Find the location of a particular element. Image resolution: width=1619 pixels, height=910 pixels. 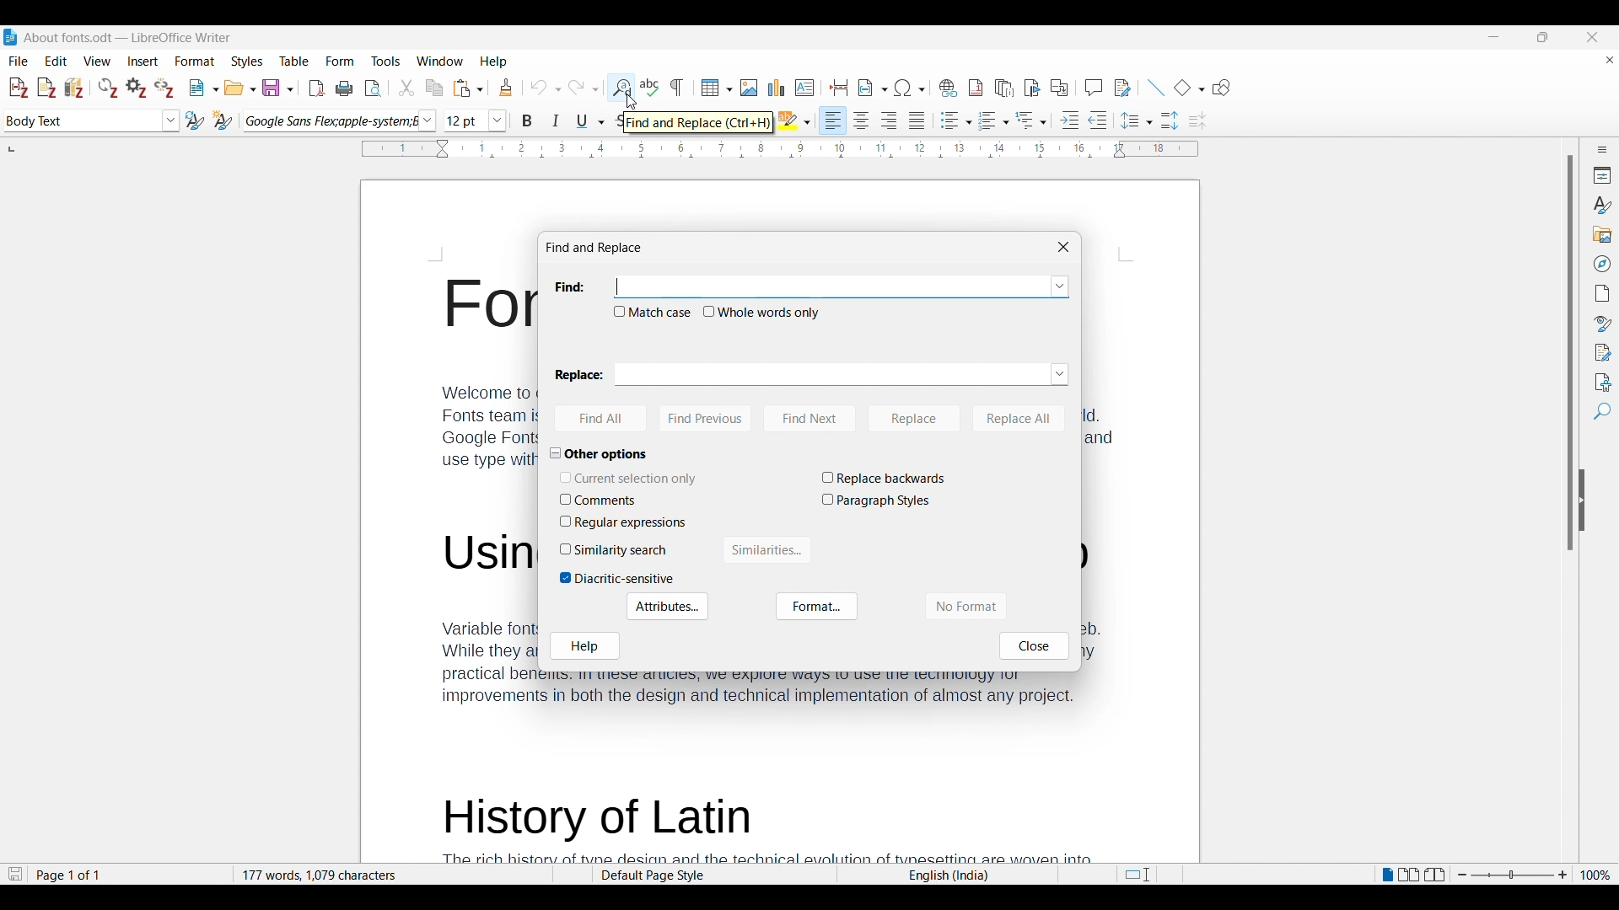

Underline options is located at coordinates (591, 121).